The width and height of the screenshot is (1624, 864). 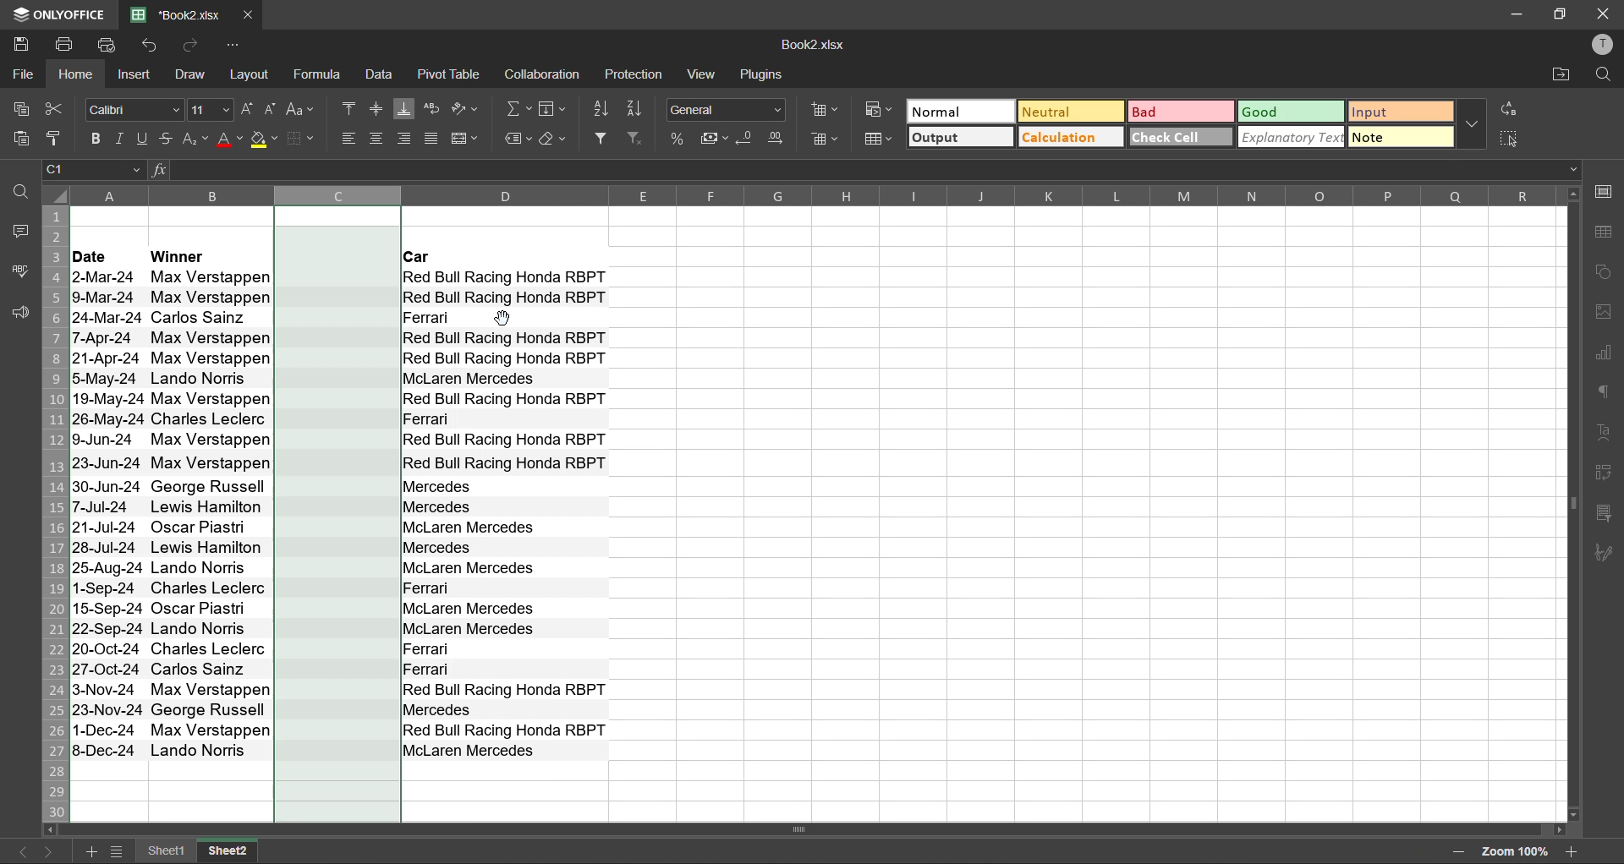 What do you see at coordinates (198, 46) in the screenshot?
I see `redo` at bounding box center [198, 46].